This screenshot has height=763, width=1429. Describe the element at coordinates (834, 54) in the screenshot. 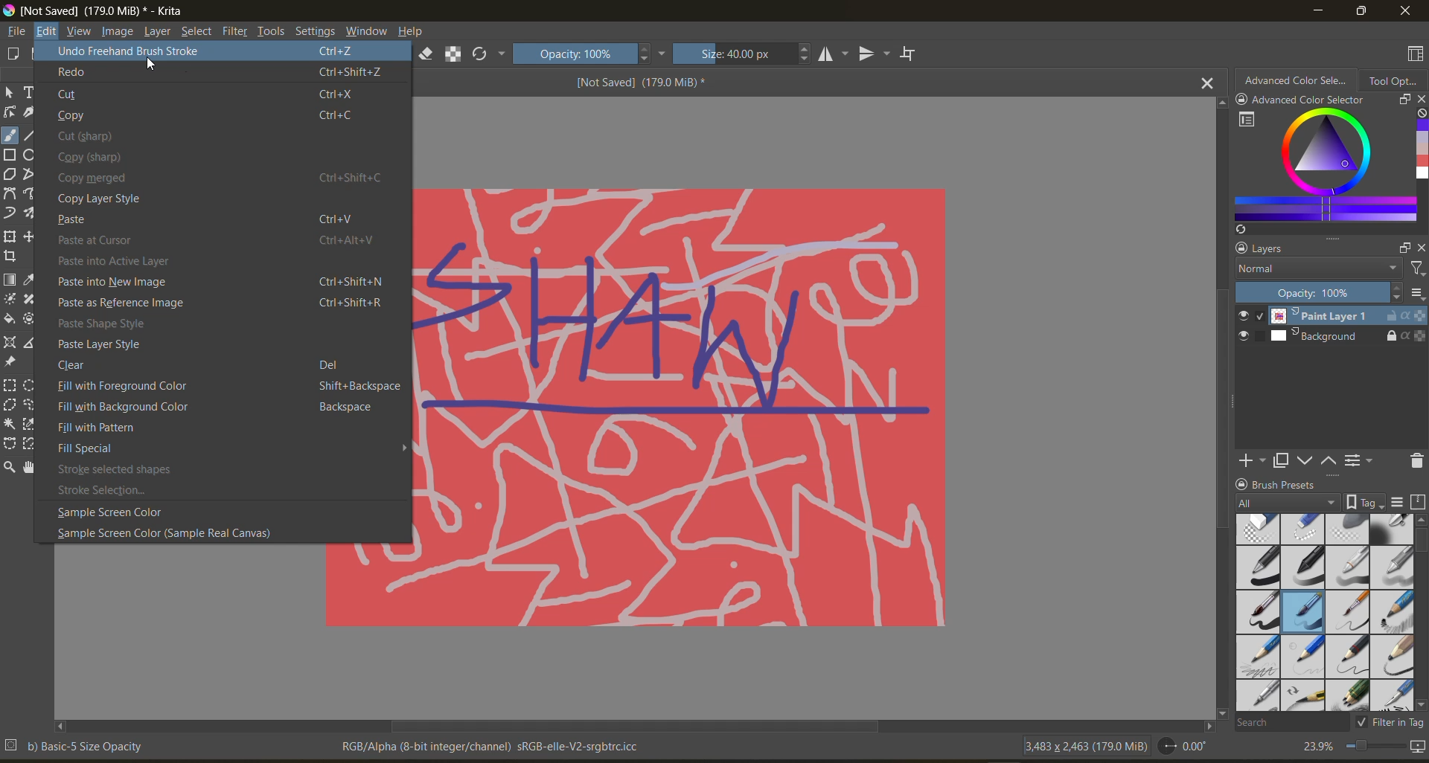

I see `flip horizontally` at that location.